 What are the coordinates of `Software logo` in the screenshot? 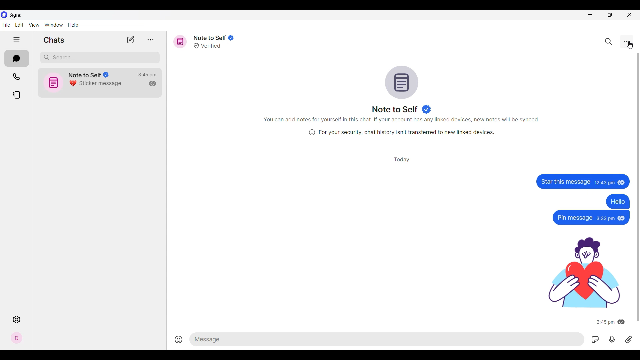 It's located at (4, 15).